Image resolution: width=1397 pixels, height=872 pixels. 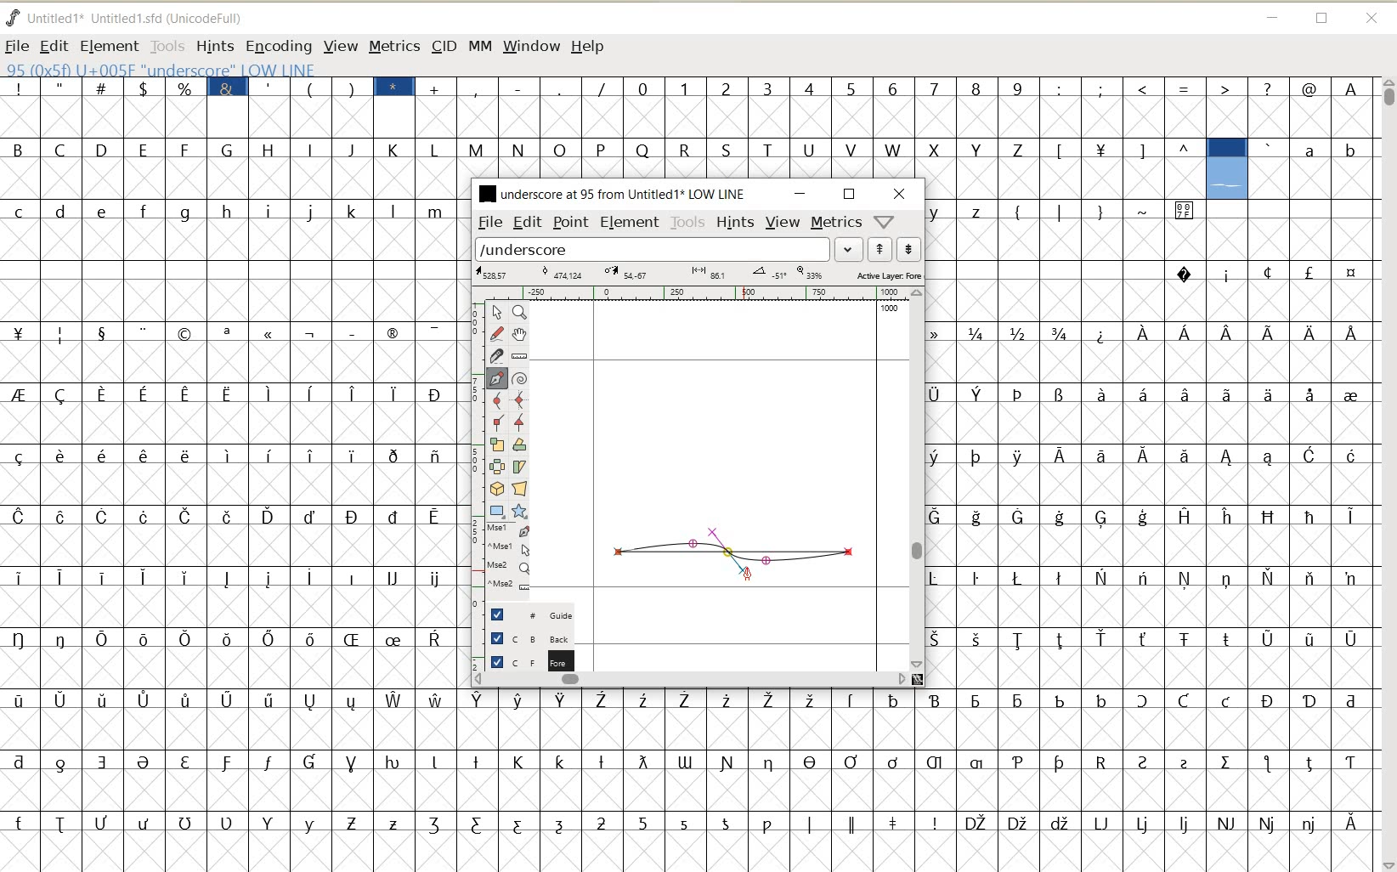 I want to click on FONTFORGE, so click(x=13, y=17).